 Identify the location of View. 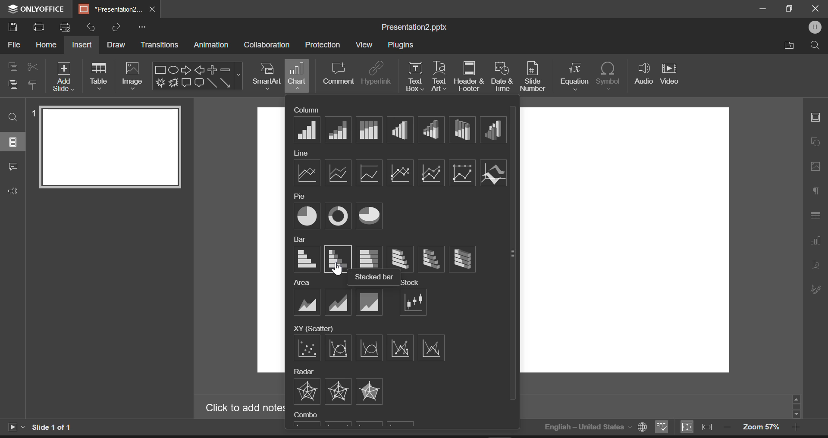
(364, 44).